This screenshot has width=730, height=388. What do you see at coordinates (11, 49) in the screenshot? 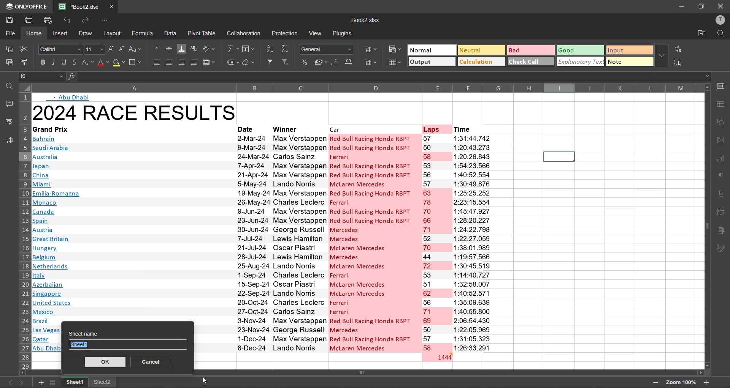
I see `copy` at bounding box center [11, 49].